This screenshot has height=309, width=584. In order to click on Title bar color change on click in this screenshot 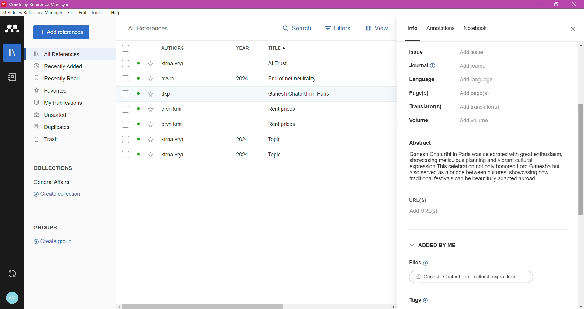, I will do `click(292, 5)`.